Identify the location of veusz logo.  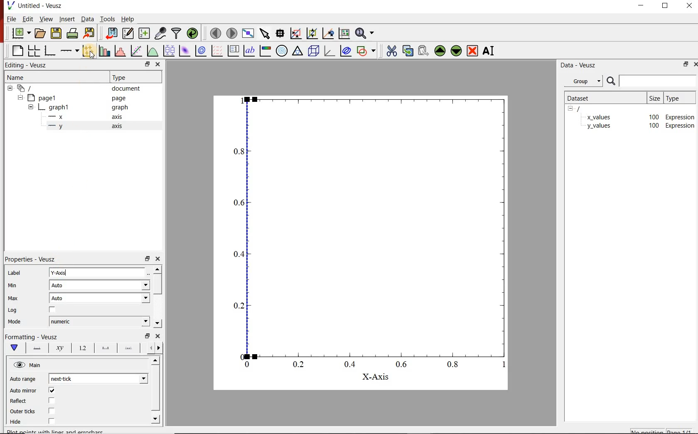
(8, 5).